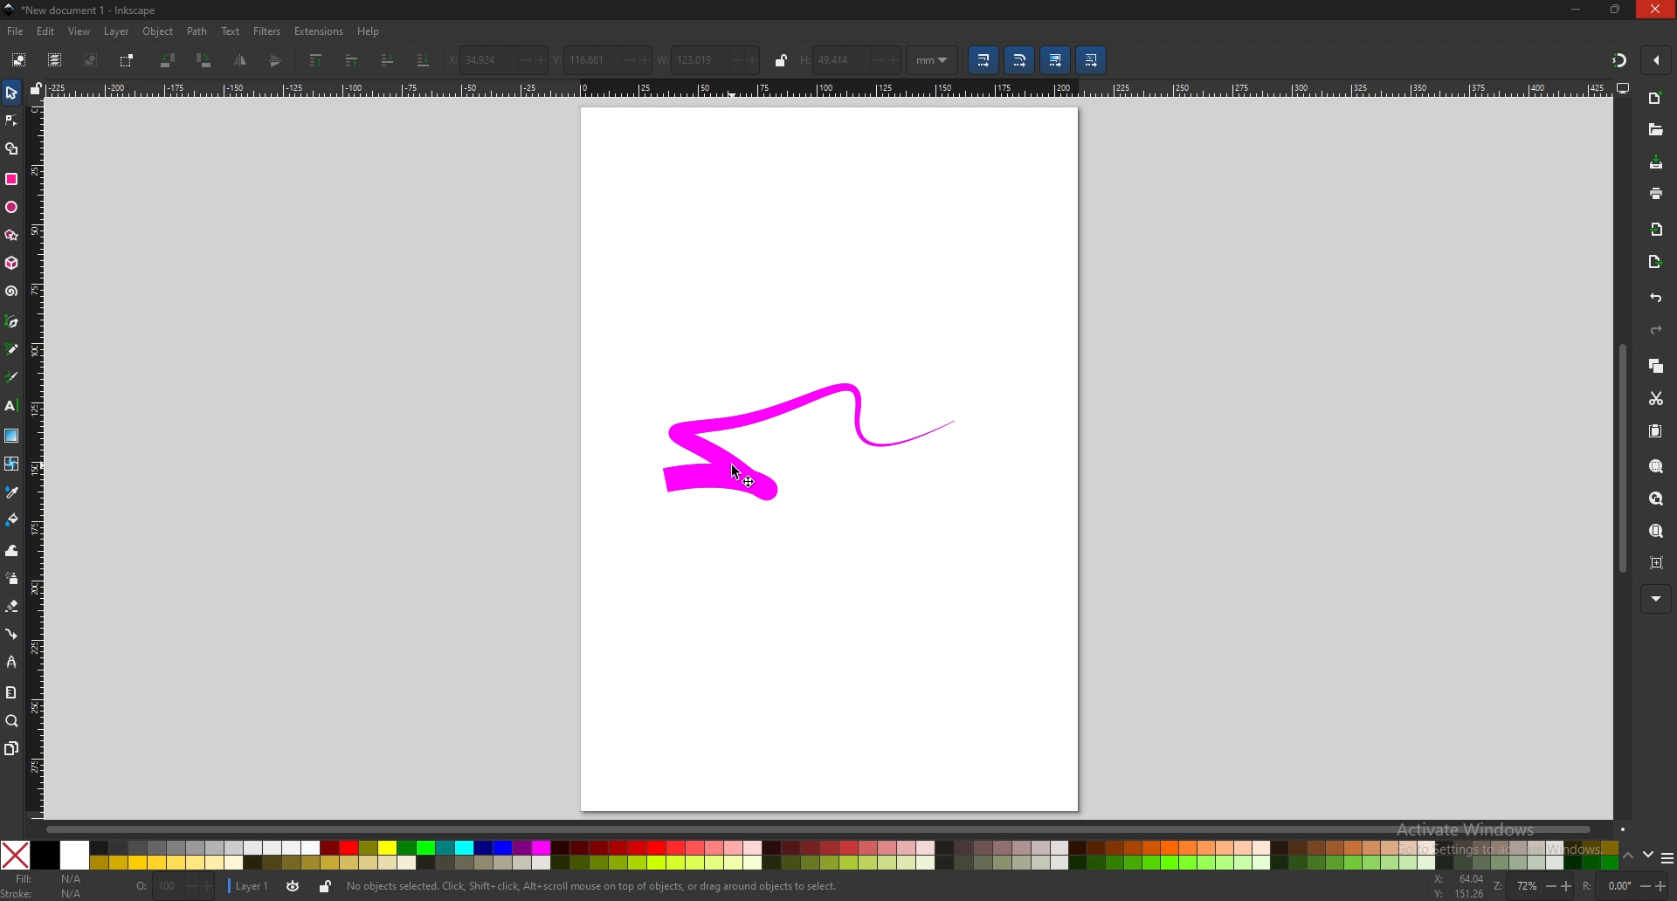  I want to click on flip vertically, so click(240, 61).